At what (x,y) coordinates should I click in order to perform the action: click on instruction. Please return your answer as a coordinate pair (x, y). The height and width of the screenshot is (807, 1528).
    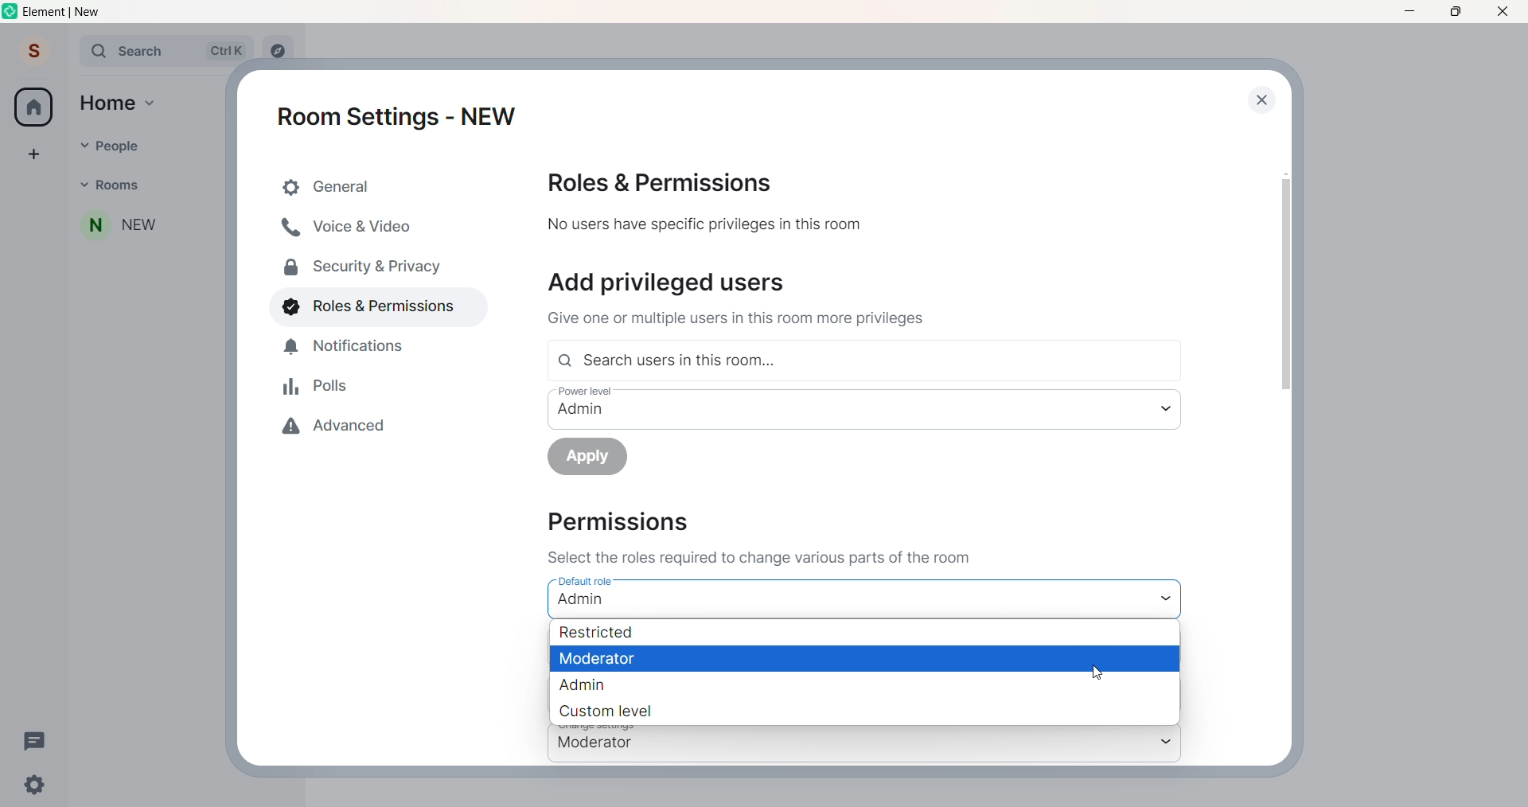
    Looking at the image, I should click on (758, 557).